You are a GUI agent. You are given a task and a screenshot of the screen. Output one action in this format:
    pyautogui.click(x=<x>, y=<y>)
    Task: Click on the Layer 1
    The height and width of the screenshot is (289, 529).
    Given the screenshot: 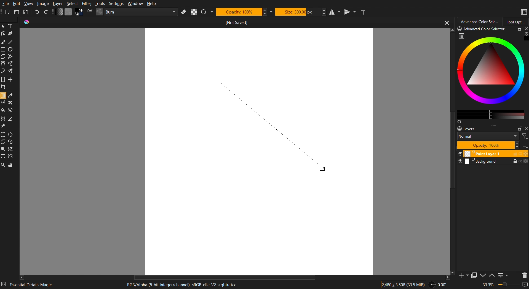 What is the action you would take?
    pyautogui.click(x=492, y=154)
    